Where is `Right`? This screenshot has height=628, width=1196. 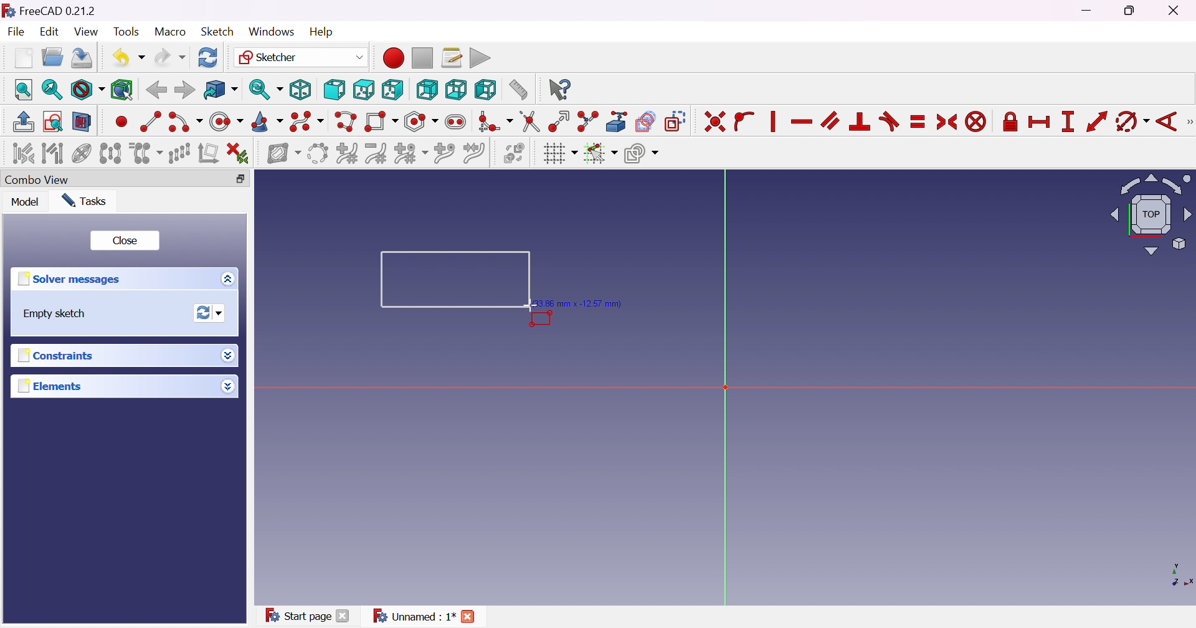 Right is located at coordinates (392, 89).